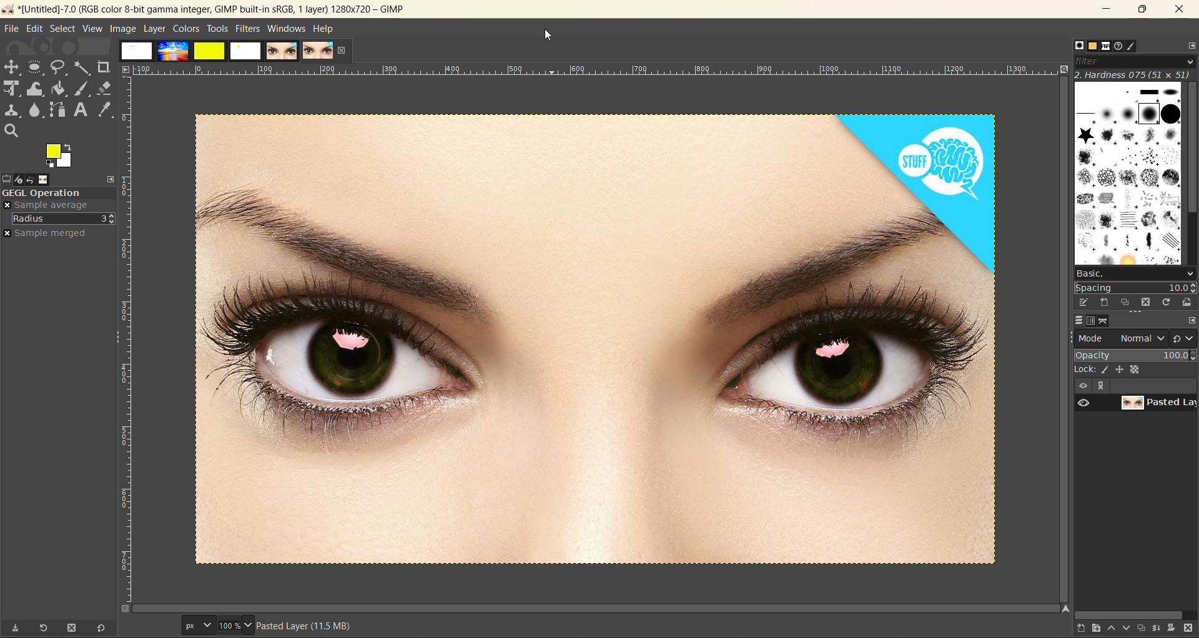 The height and width of the screenshot is (638, 1199). I want to click on view, so click(1080, 386).